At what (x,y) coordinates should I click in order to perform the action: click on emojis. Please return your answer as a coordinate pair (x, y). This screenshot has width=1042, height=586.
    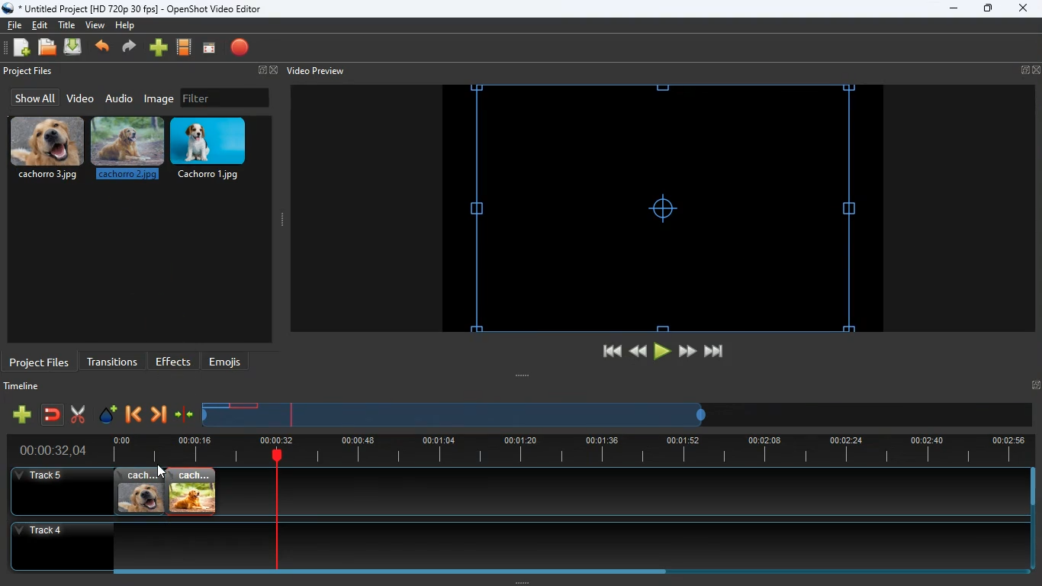
    Looking at the image, I should click on (229, 362).